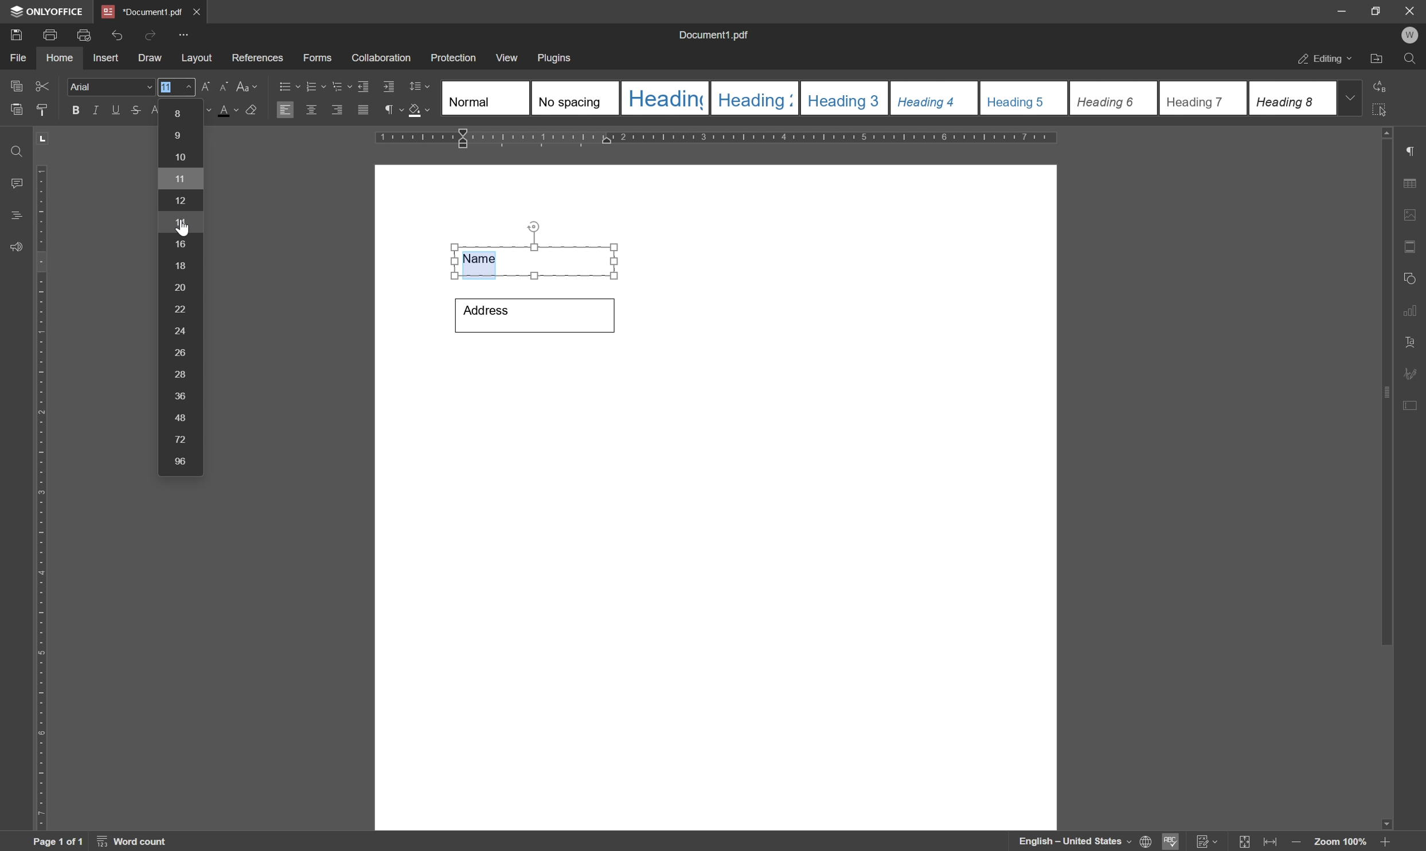 Image resolution: width=1426 pixels, height=851 pixels. Describe the element at coordinates (1412, 403) in the screenshot. I see `form settings` at that location.